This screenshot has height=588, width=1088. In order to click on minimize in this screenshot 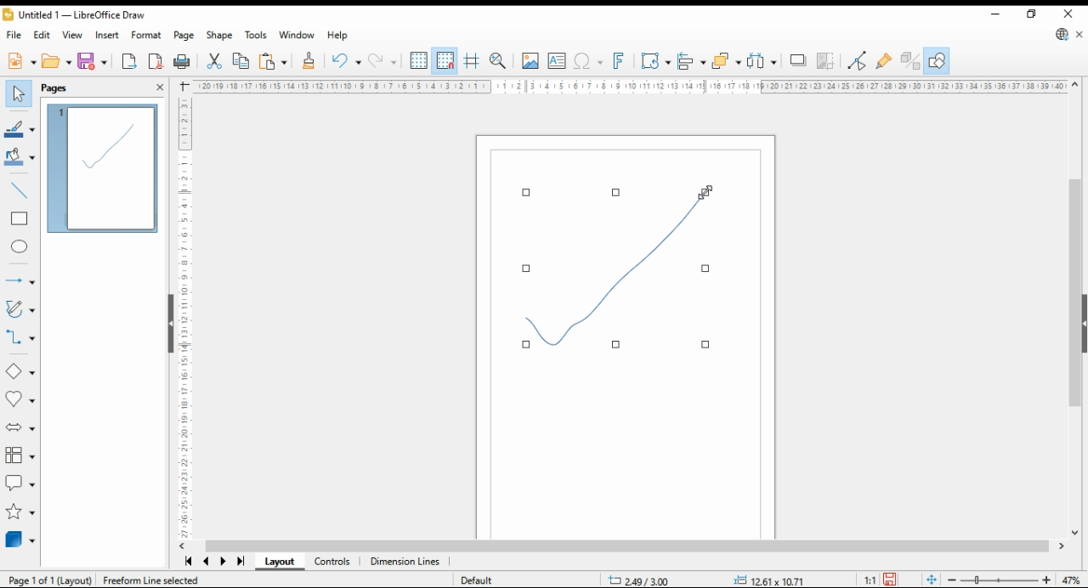, I will do `click(994, 12)`.